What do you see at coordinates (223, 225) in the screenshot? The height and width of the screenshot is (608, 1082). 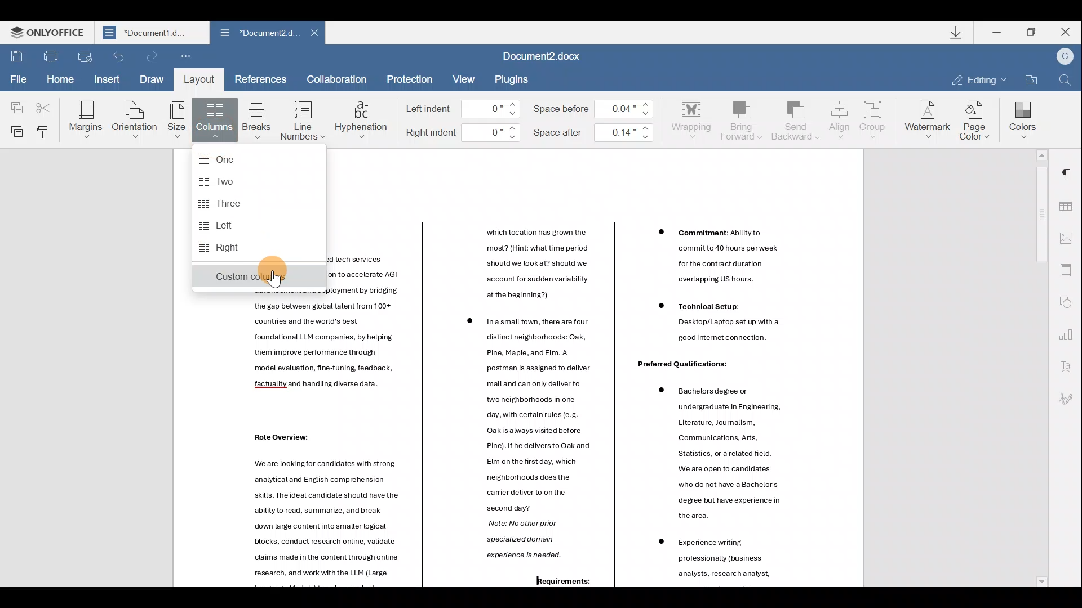 I see `Left` at bounding box center [223, 225].